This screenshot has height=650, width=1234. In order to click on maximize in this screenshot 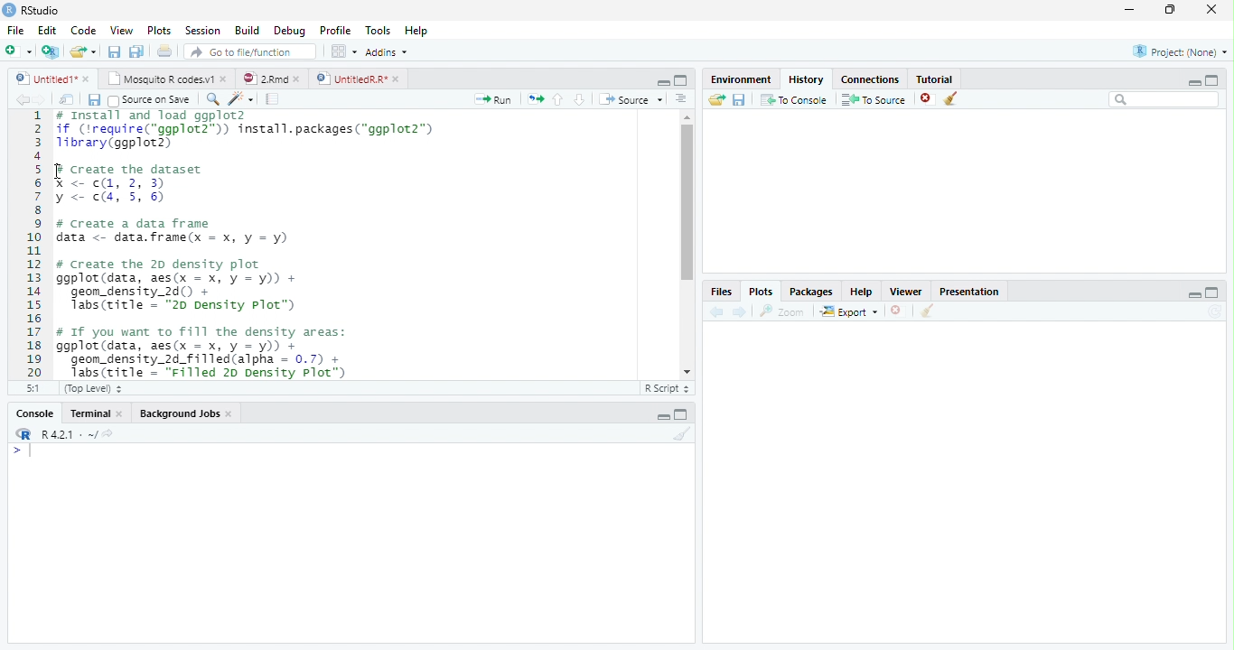, I will do `click(681, 79)`.